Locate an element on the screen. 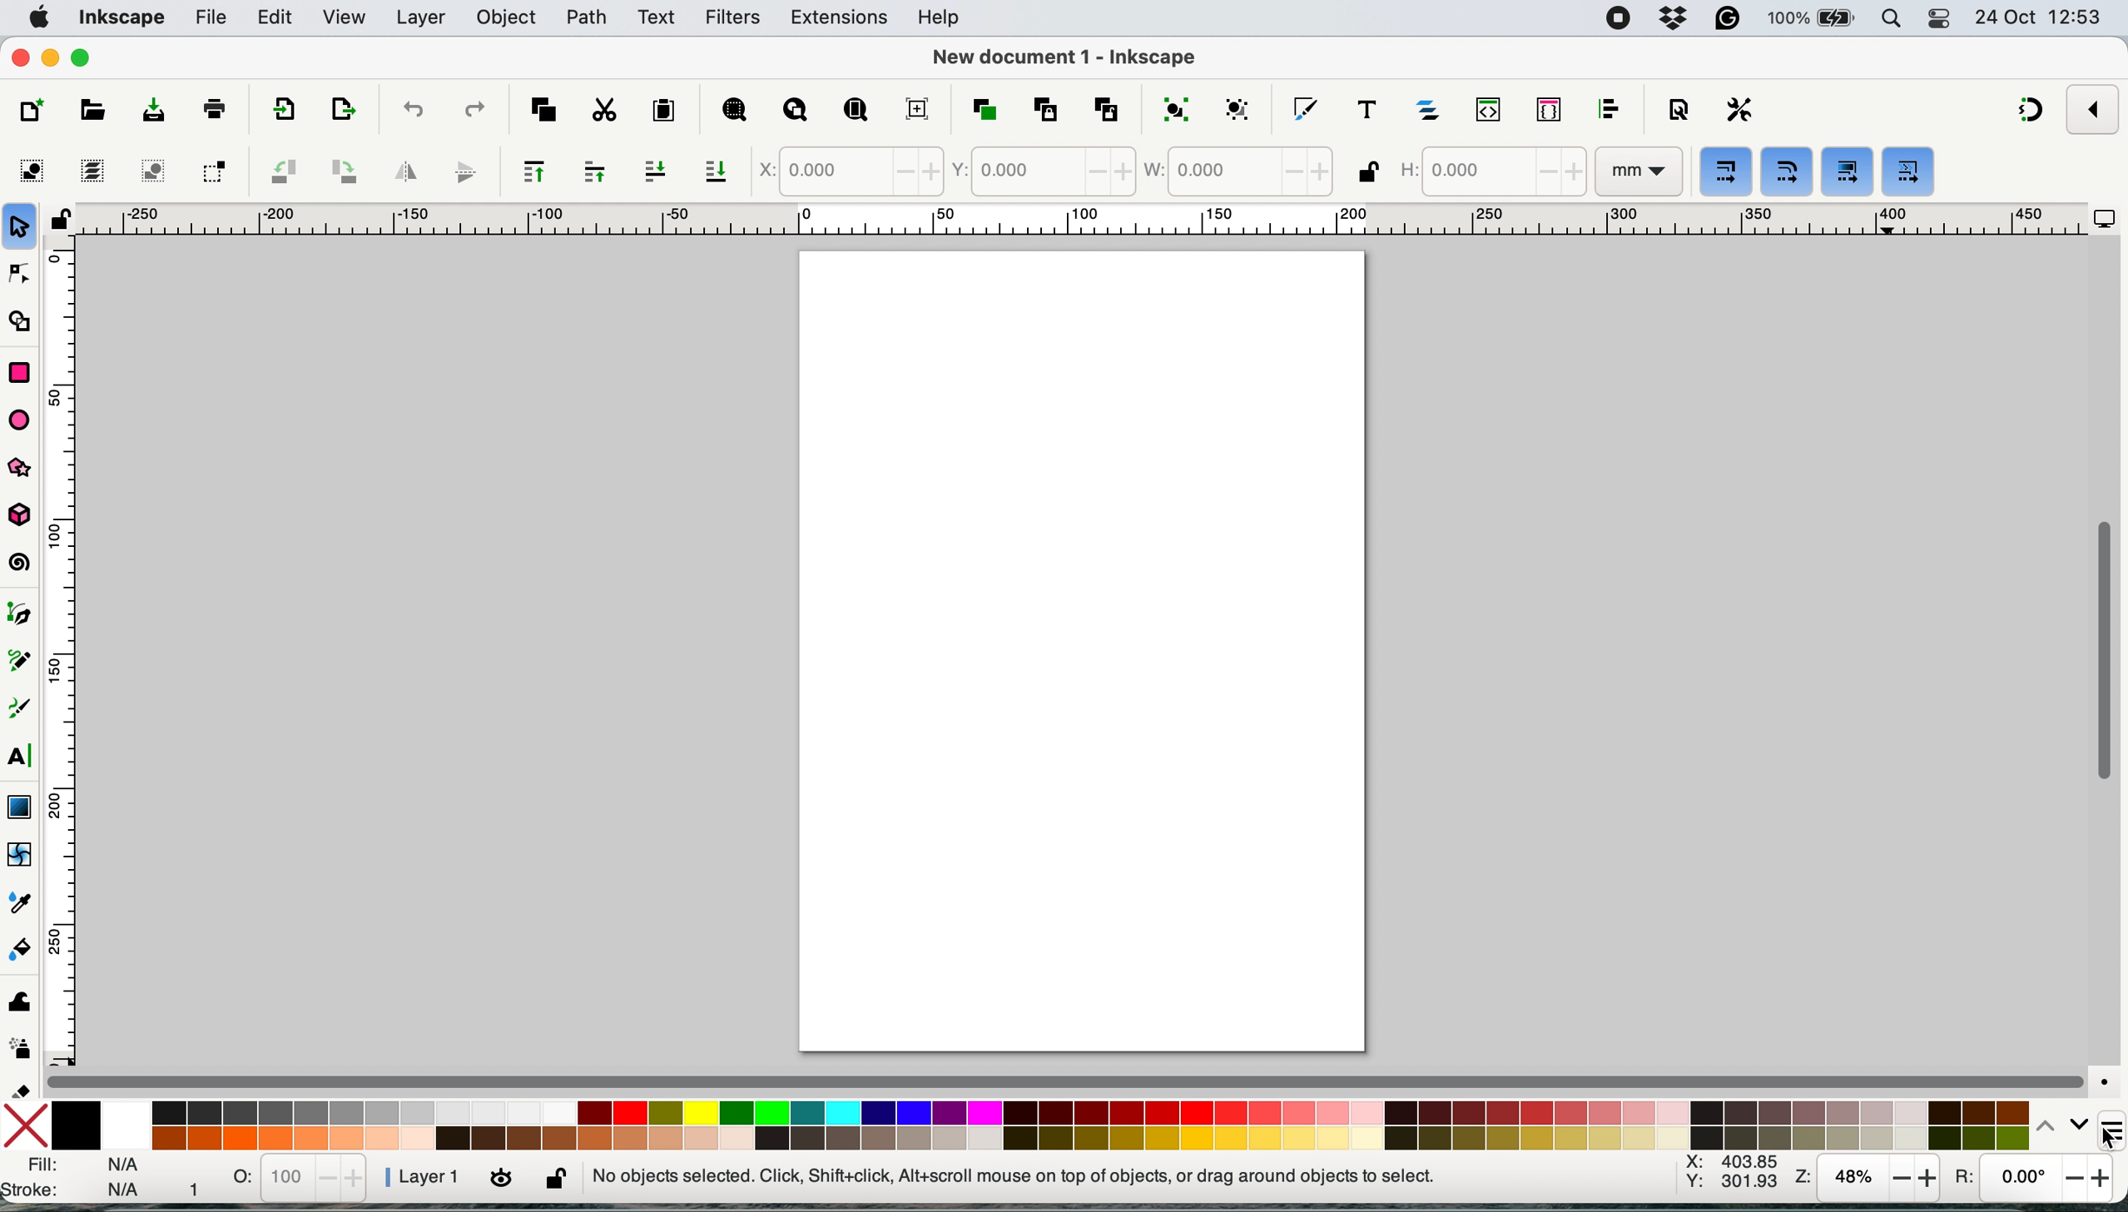  node tool is located at coordinates (23, 272).